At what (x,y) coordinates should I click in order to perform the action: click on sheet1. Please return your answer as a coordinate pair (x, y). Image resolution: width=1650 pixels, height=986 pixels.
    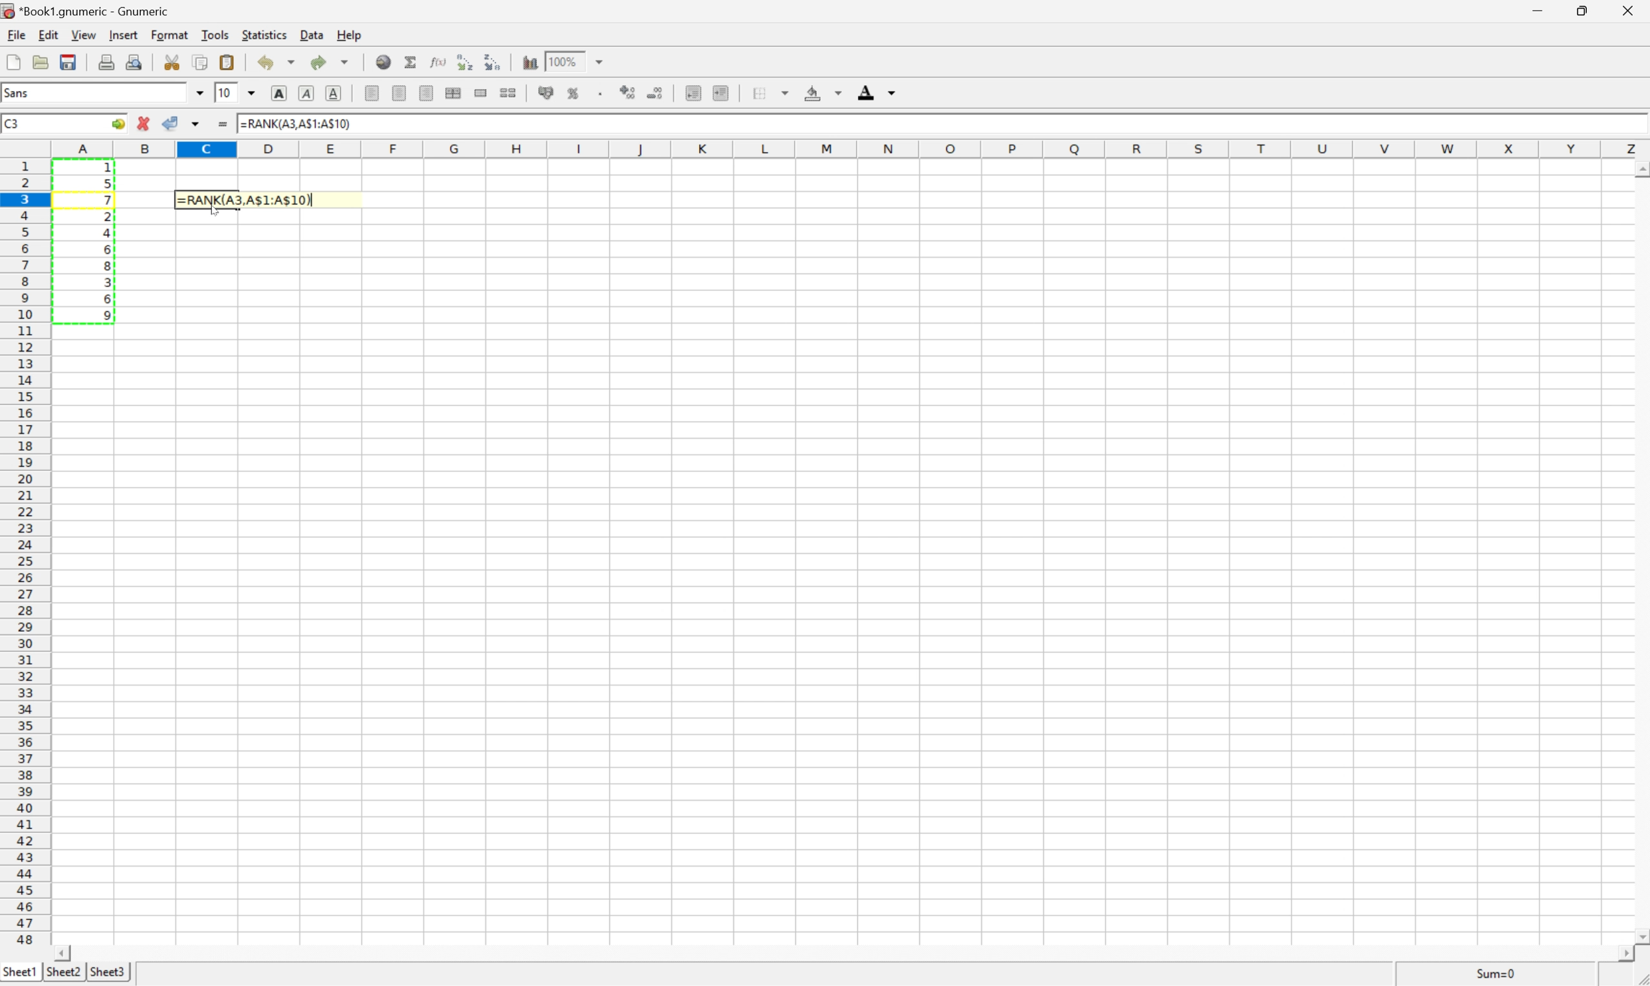
    Looking at the image, I should click on (19, 971).